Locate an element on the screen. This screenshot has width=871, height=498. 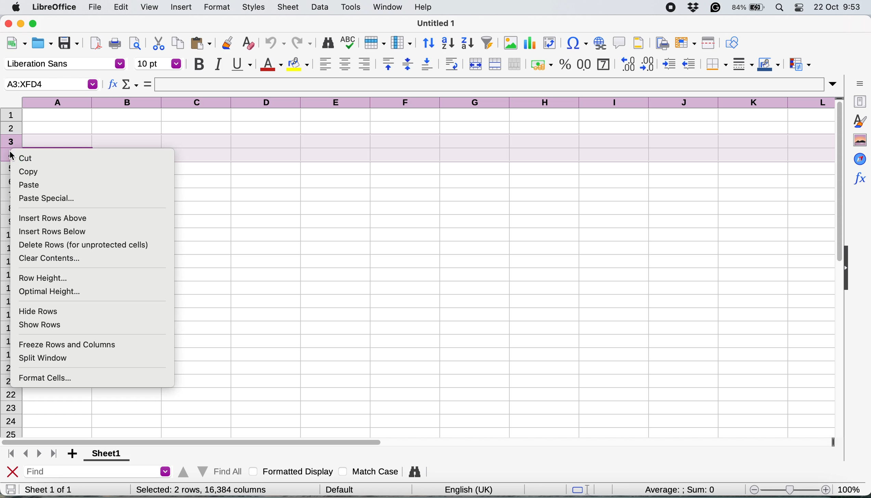
selected cell is located at coordinates (50, 84).